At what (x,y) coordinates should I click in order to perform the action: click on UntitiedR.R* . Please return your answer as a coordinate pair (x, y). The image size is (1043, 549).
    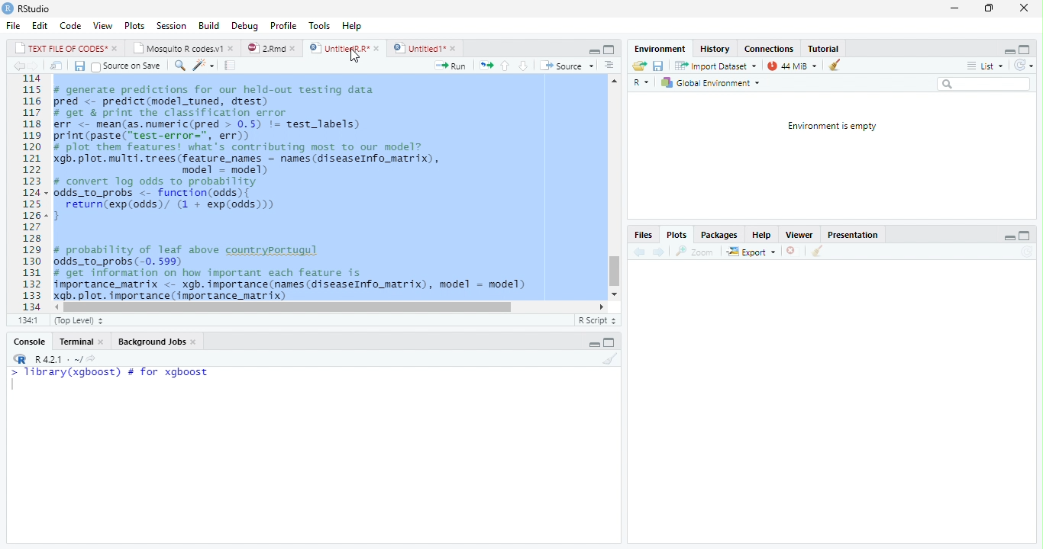
    Looking at the image, I should click on (344, 47).